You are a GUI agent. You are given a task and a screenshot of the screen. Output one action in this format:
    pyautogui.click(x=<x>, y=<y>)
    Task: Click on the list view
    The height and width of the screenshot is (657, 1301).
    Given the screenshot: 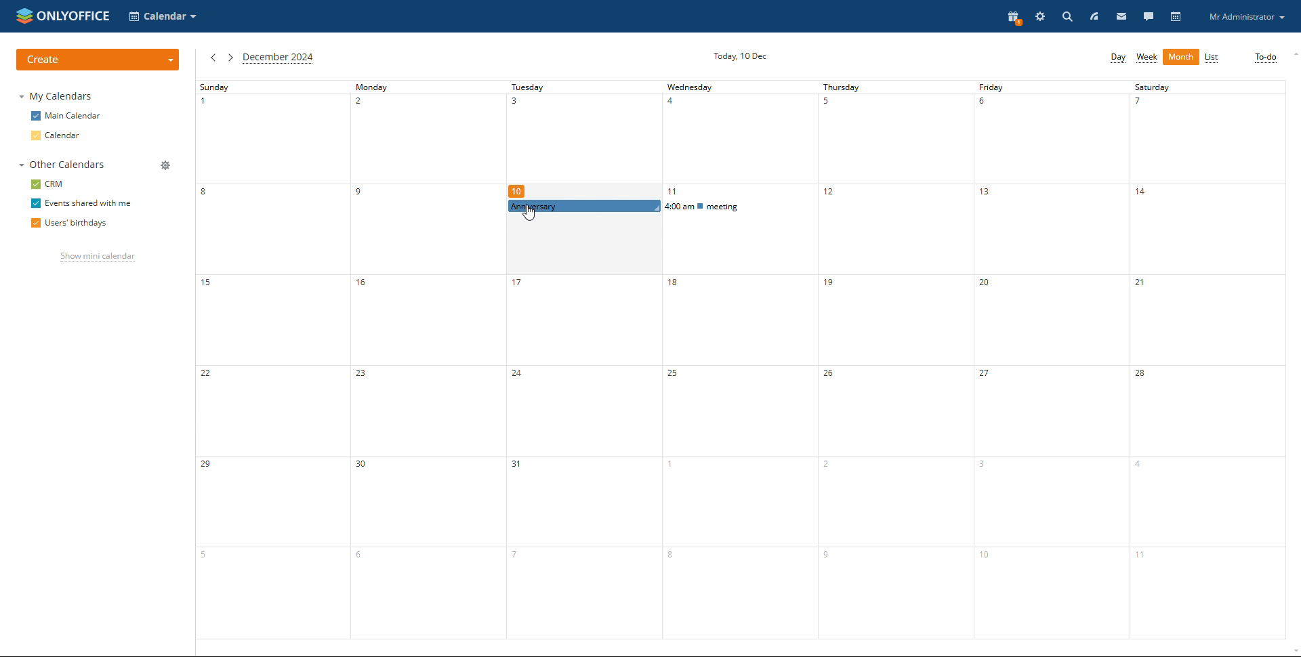 What is the action you would take?
    pyautogui.click(x=1212, y=58)
    